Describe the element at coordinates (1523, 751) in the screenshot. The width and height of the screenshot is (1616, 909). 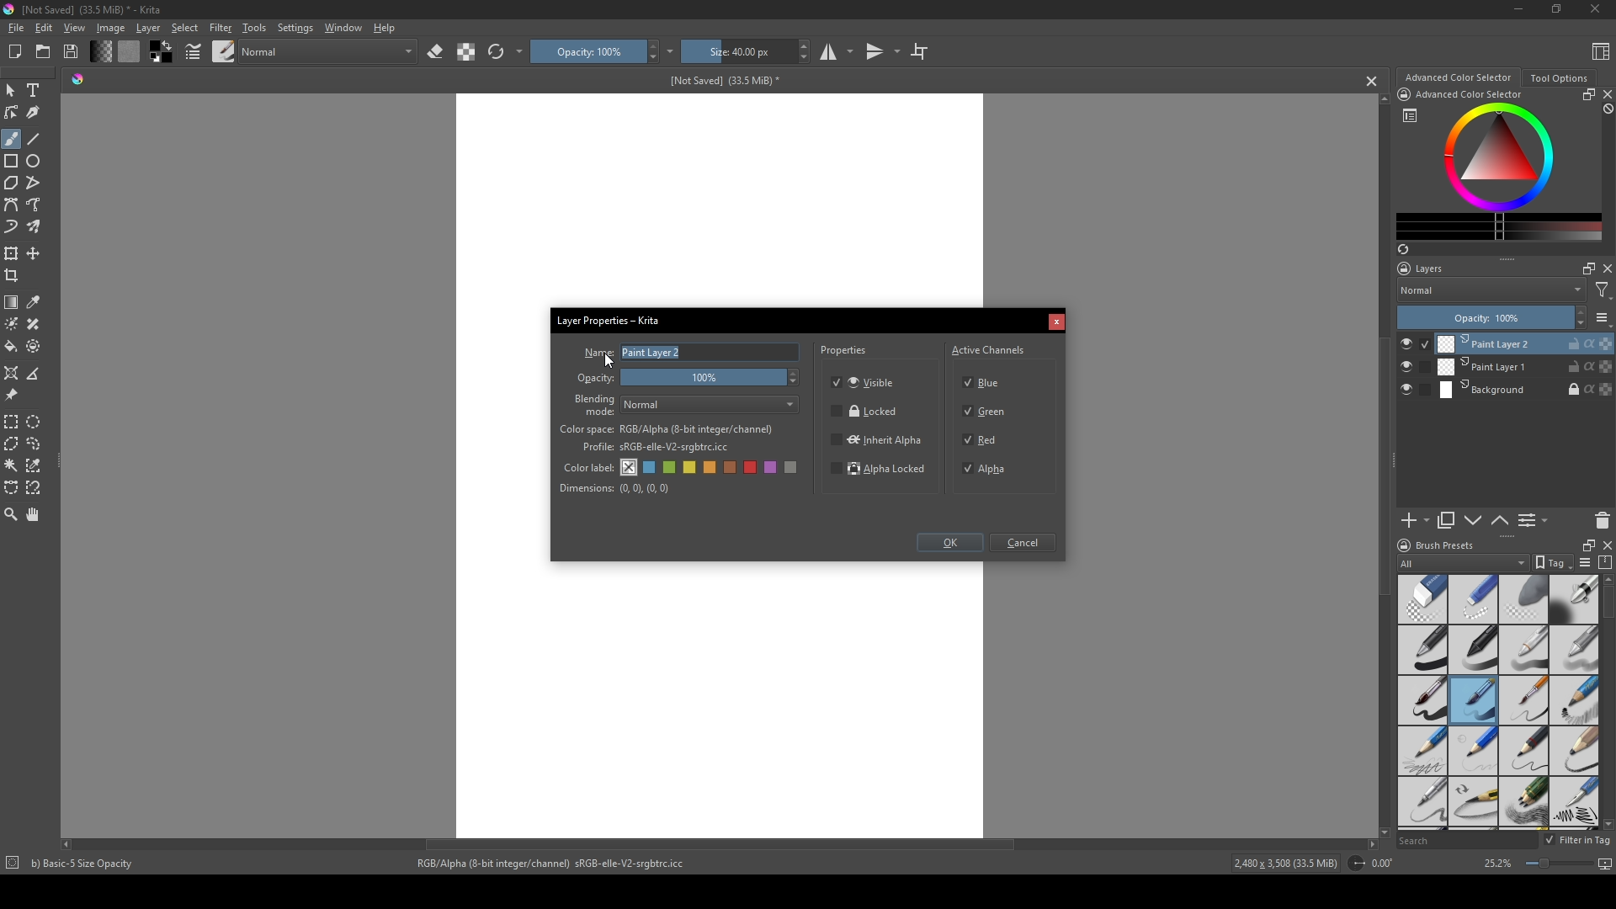
I see `pencil` at that location.